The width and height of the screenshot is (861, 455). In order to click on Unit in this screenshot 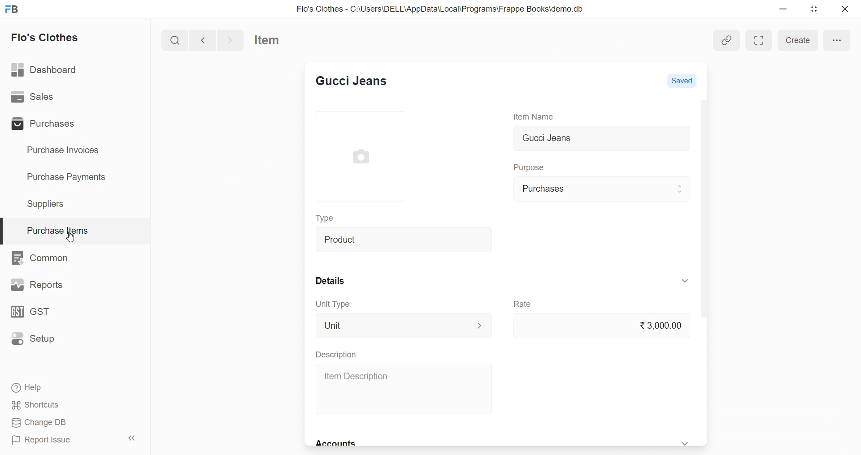, I will do `click(404, 325)`.